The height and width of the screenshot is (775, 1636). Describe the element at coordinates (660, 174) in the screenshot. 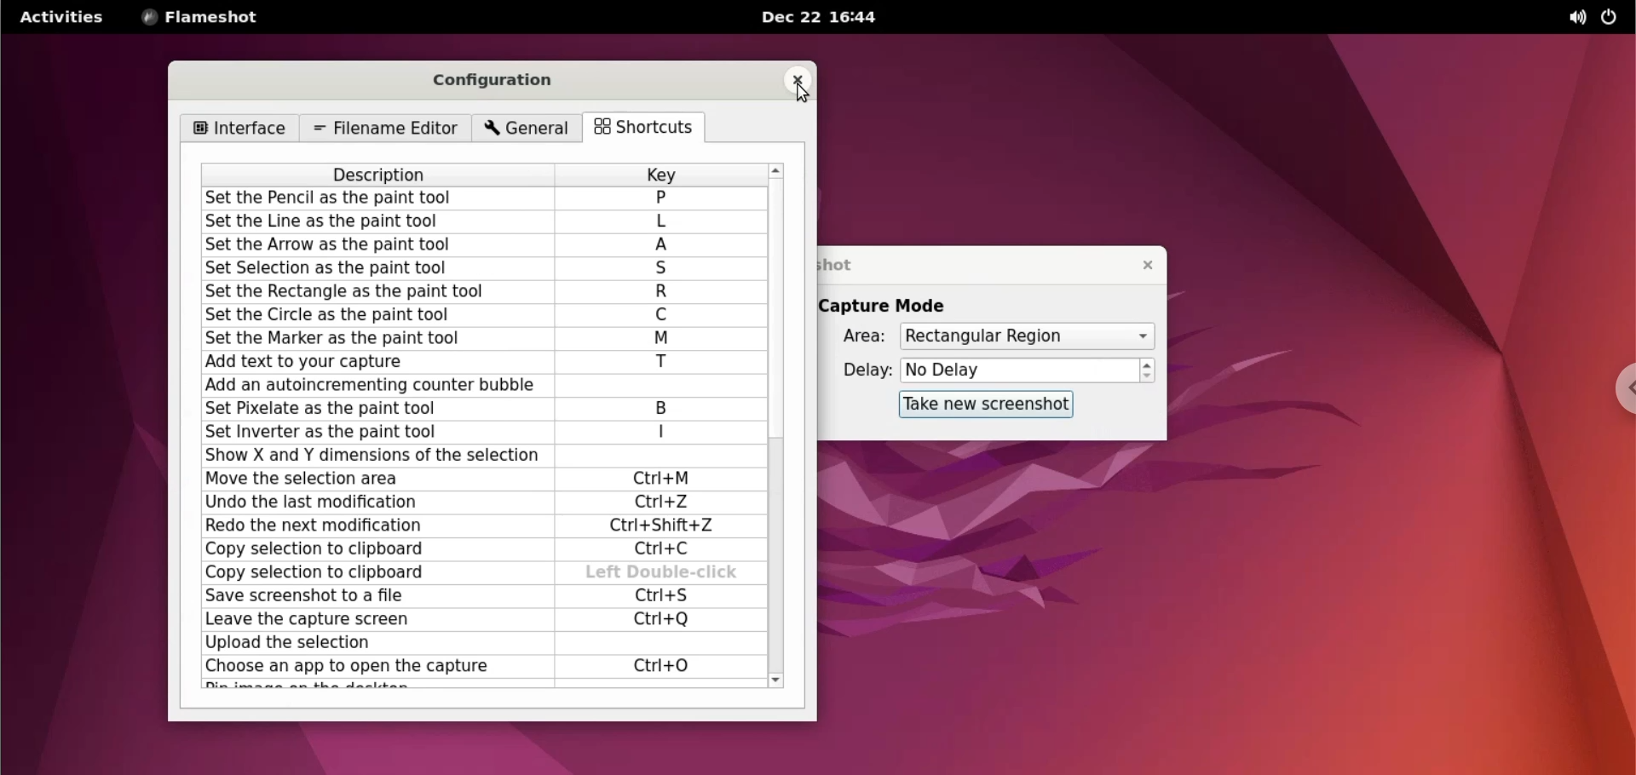

I see `key ` at that location.